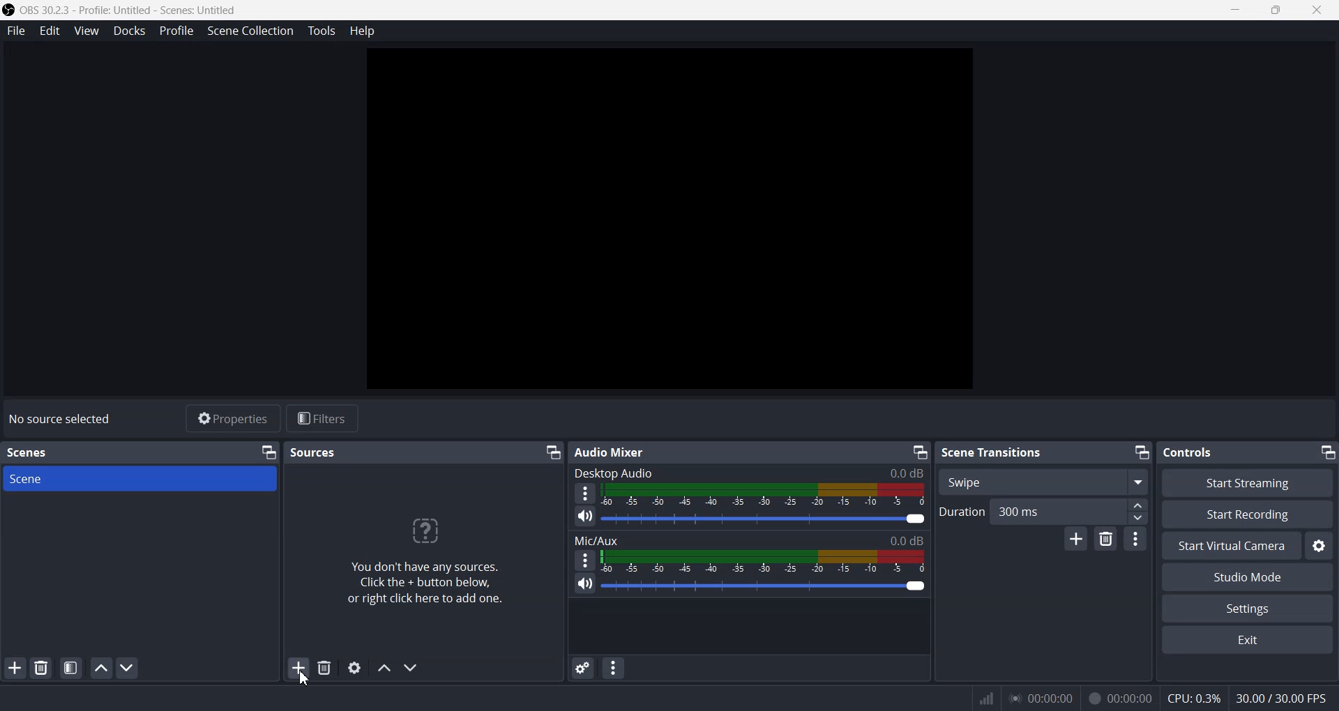 Image resolution: width=1339 pixels, height=711 pixels. Describe the element at coordinates (614, 668) in the screenshot. I see `Audio Mixer menu` at that location.